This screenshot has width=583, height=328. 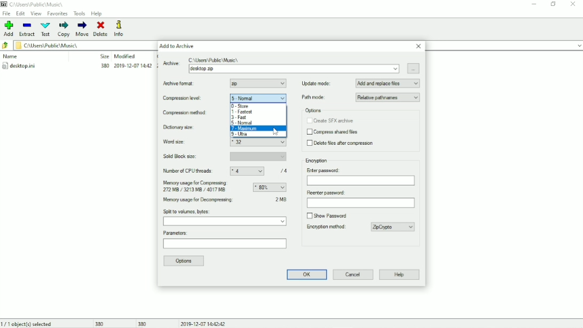 I want to click on desktop.ini, so click(x=78, y=67).